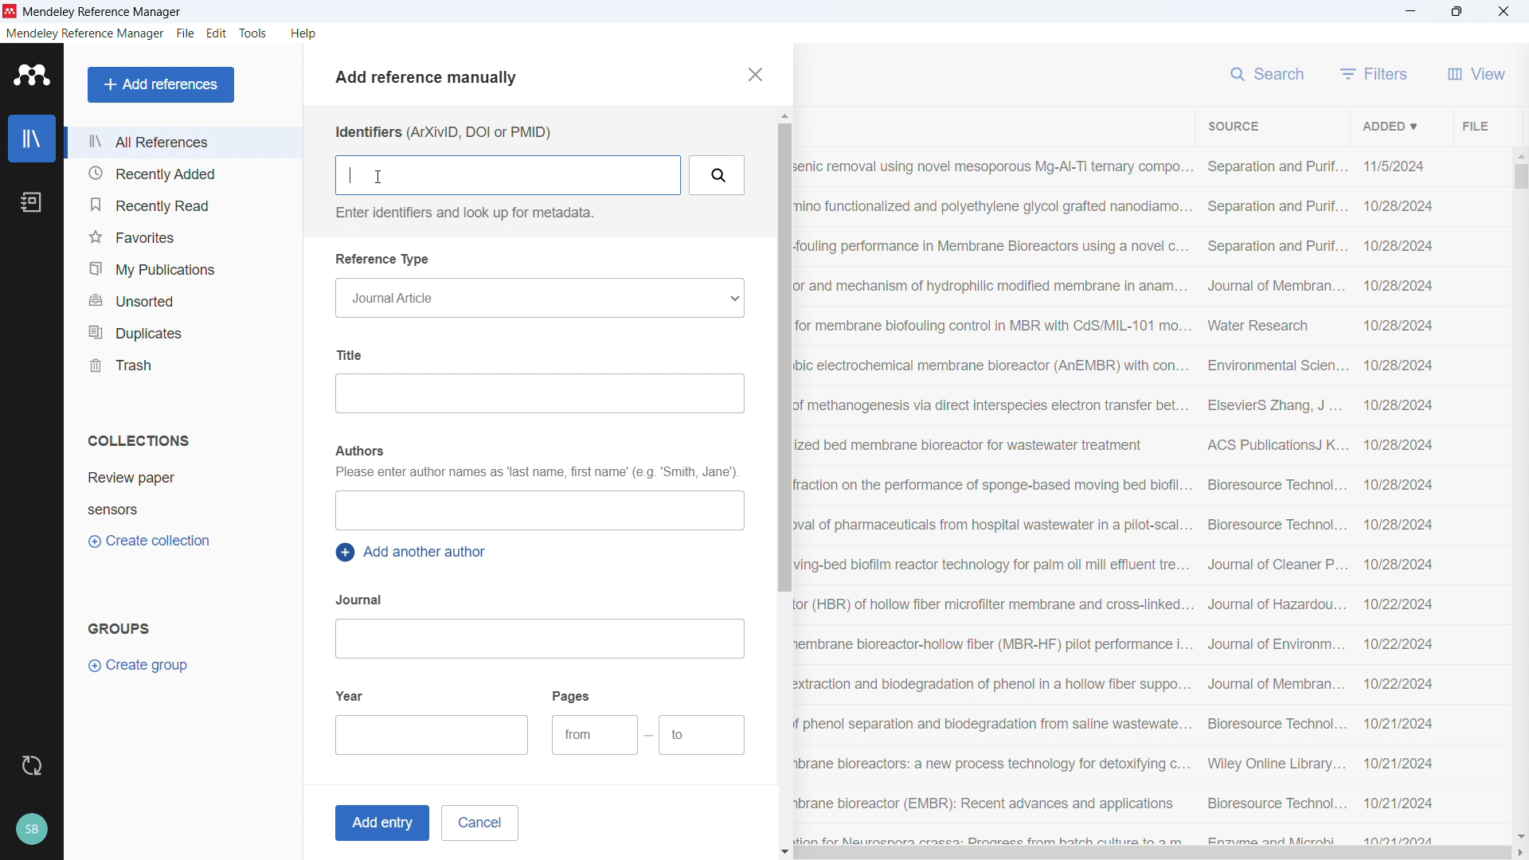 Image resolution: width=1529 pixels, height=860 pixels. I want to click on My publications , so click(181, 268).